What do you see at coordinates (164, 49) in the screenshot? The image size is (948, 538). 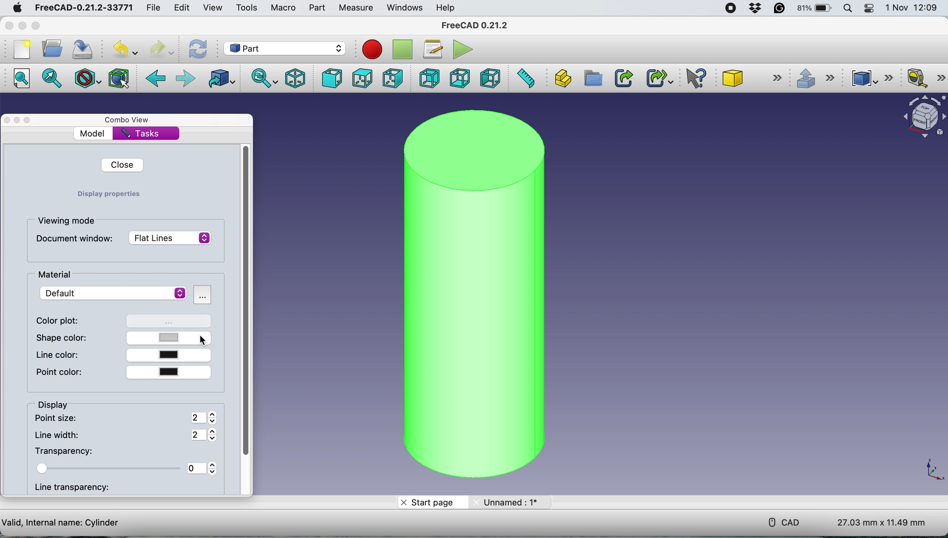 I see `redo` at bounding box center [164, 49].